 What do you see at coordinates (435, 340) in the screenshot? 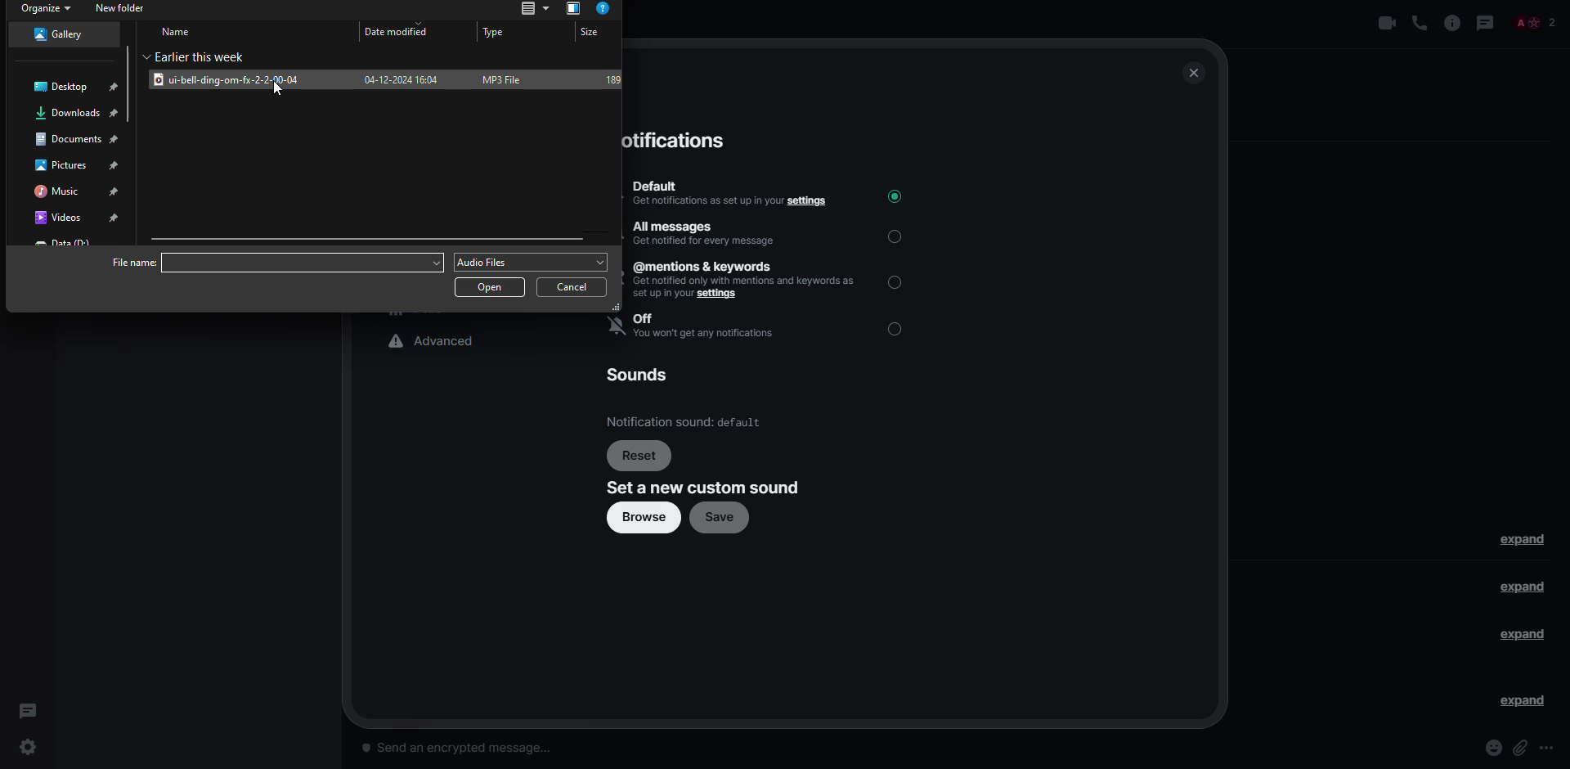
I see `advanced` at bounding box center [435, 340].